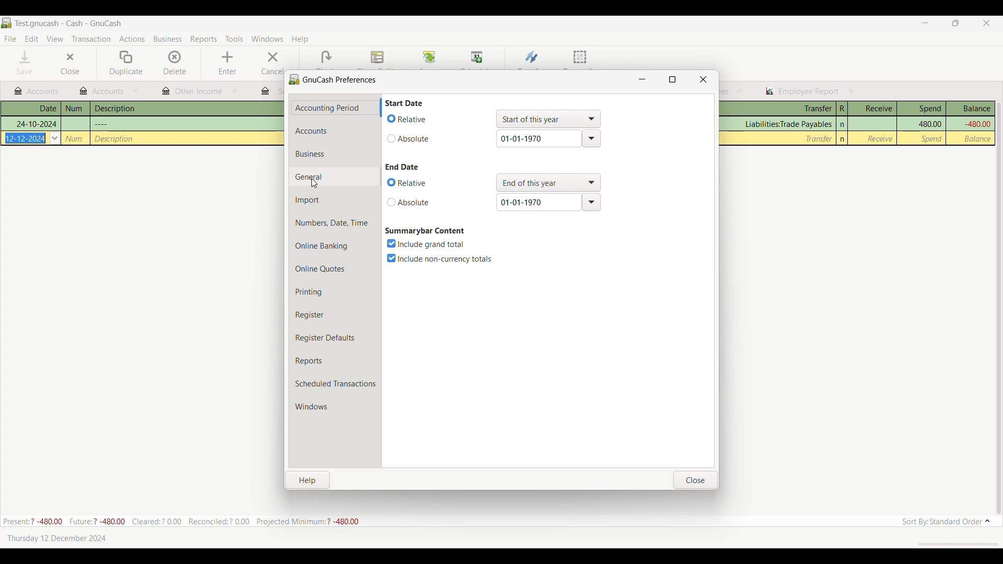 This screenshot has width=1003, height=564. I want to click on Maximize, so click(672, 79).